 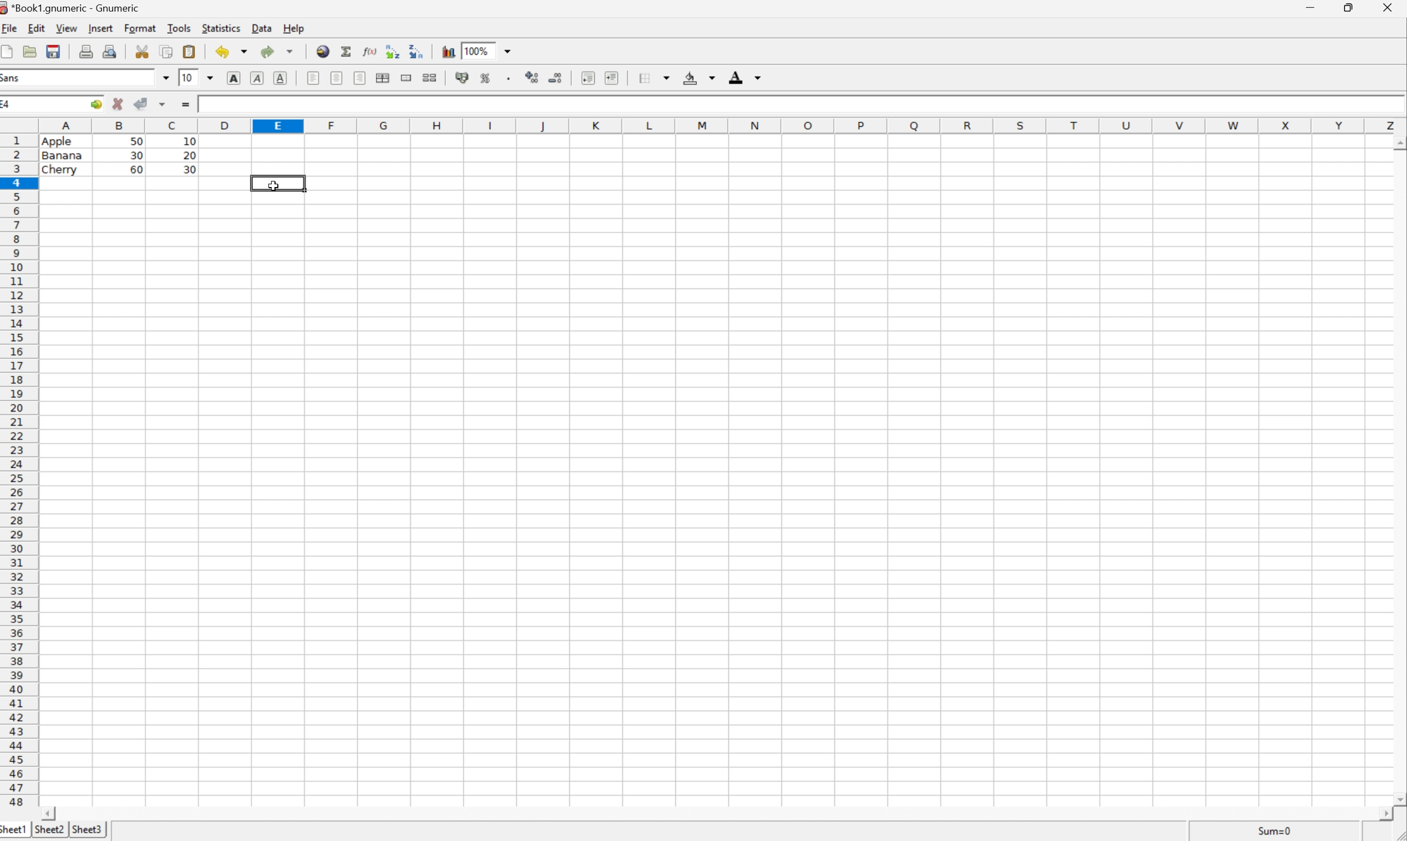 I want to click on edit, so click(x=36, y=28).